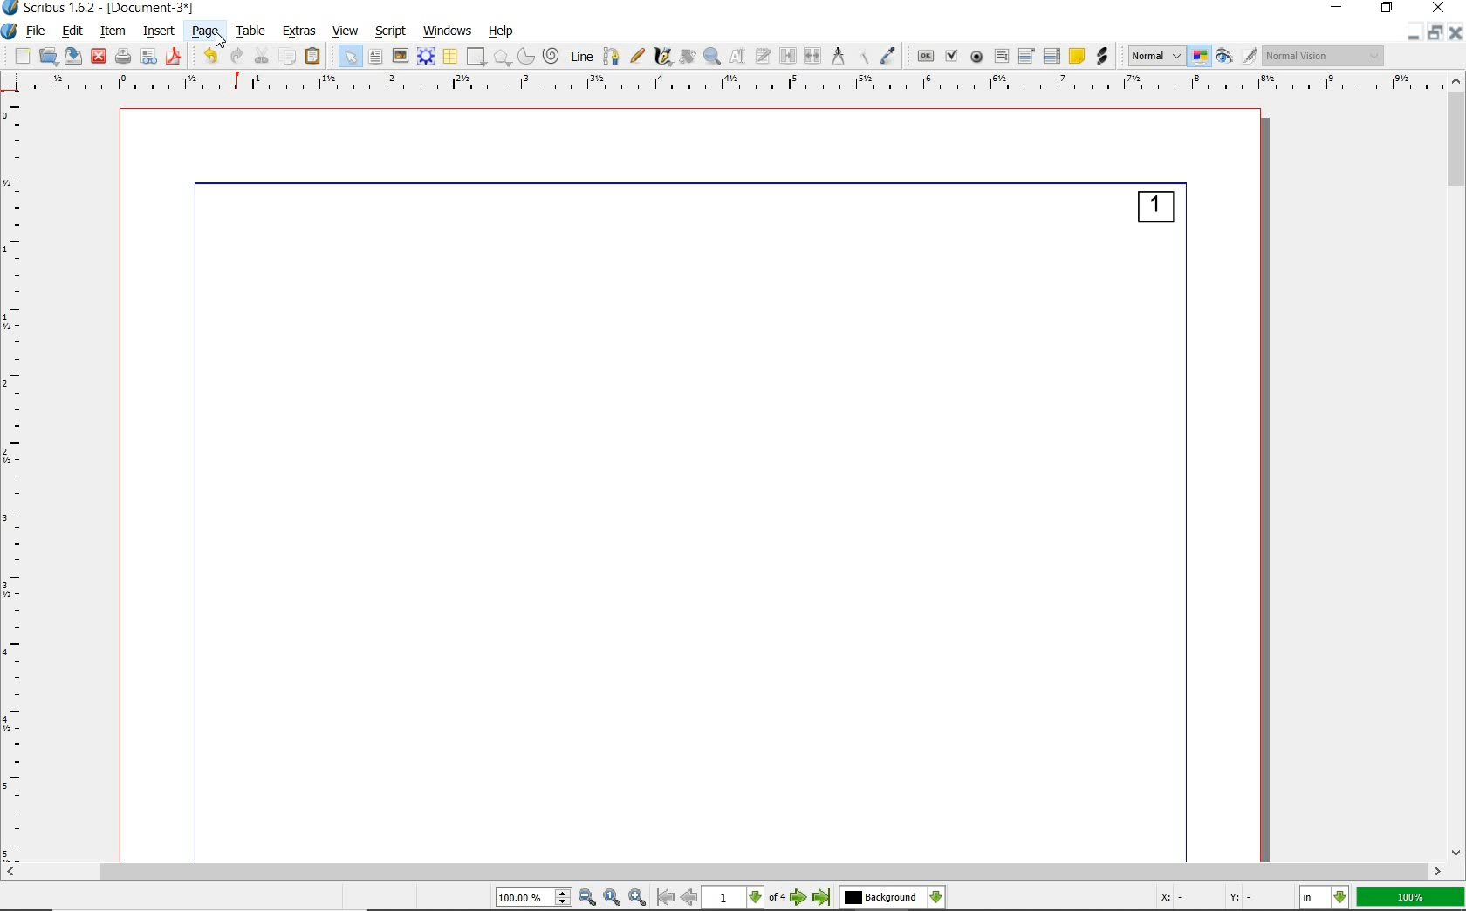 Image resolution: width=1466 pixels, height=911 pixels. Describe the element at coordinates (1205, 899) in the screenshot. I see `X: - Y: -` at that location.